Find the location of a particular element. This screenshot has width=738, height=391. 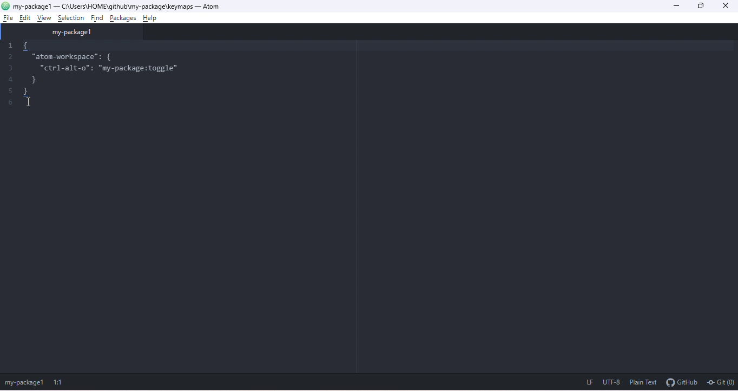

find is located at coordinates (98, 18).